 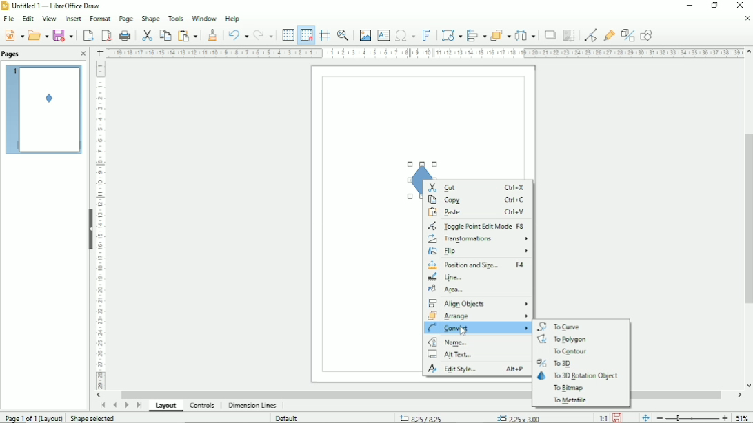 I want to click on To bitmap, so click(x=568, y=389).